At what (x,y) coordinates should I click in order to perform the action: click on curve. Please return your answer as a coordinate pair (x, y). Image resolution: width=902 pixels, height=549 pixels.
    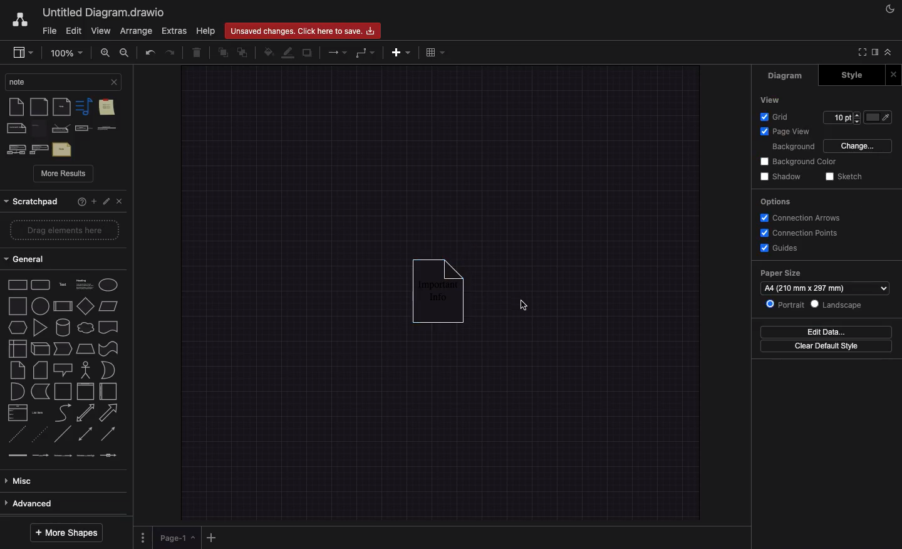
    Looking at the image, I should click on (63, 414).